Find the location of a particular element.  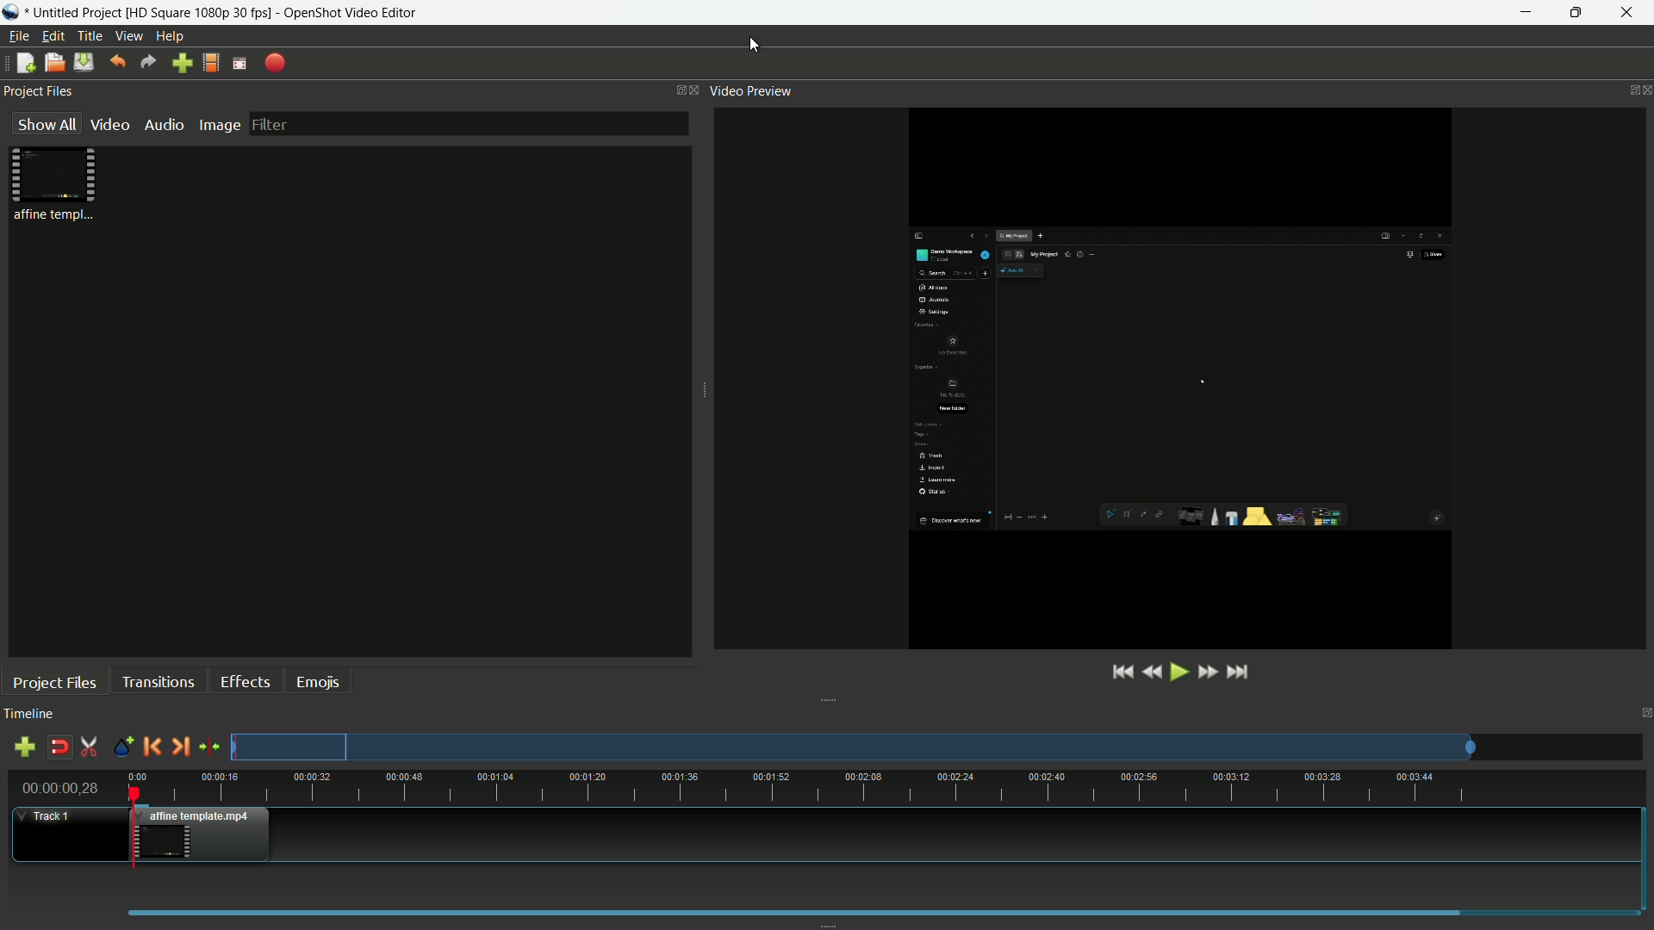

title menu is located at coordinates (91, 36).